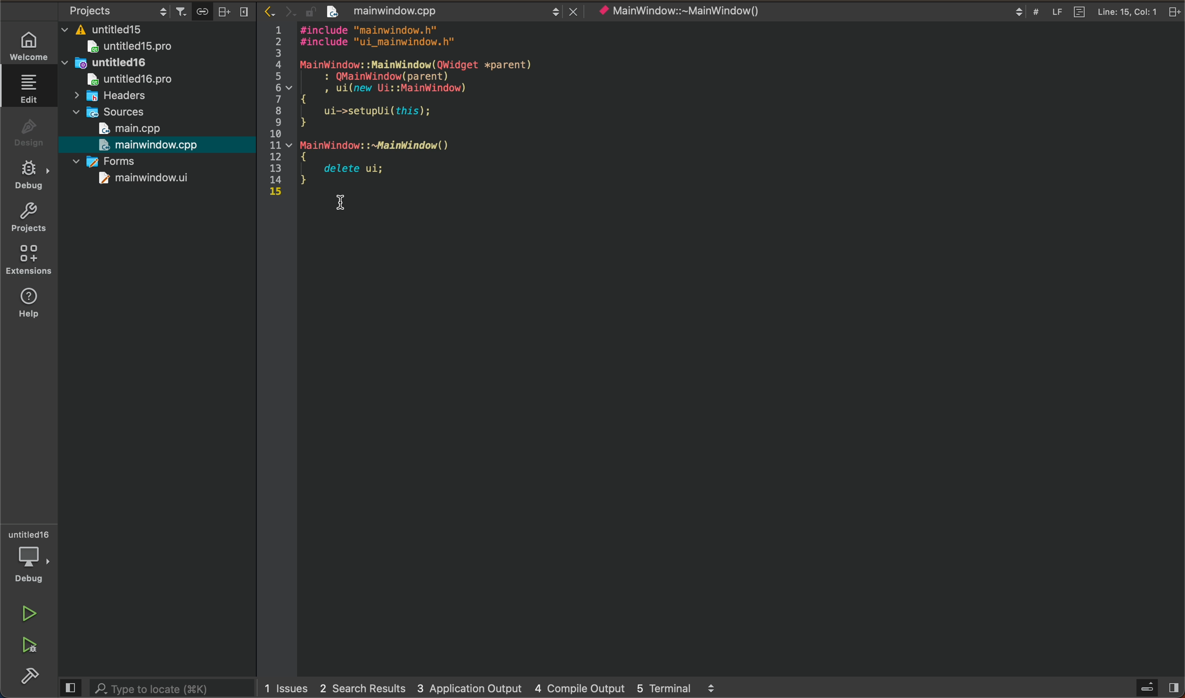 The image size is (1185, 698). What do you see at coordinates (200, 11) in the screenshot?
I see `attach` at bounding box center [200, 11].